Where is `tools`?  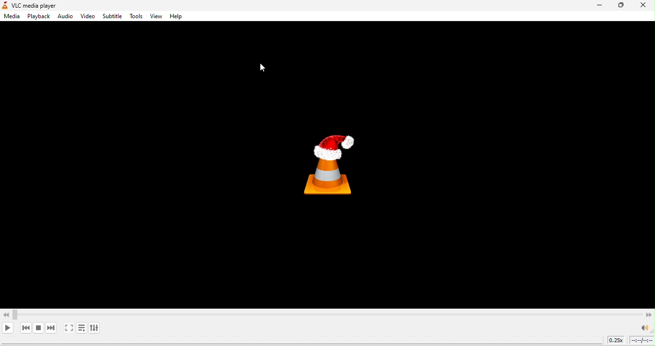
tools is located at coordinates (135, 17).